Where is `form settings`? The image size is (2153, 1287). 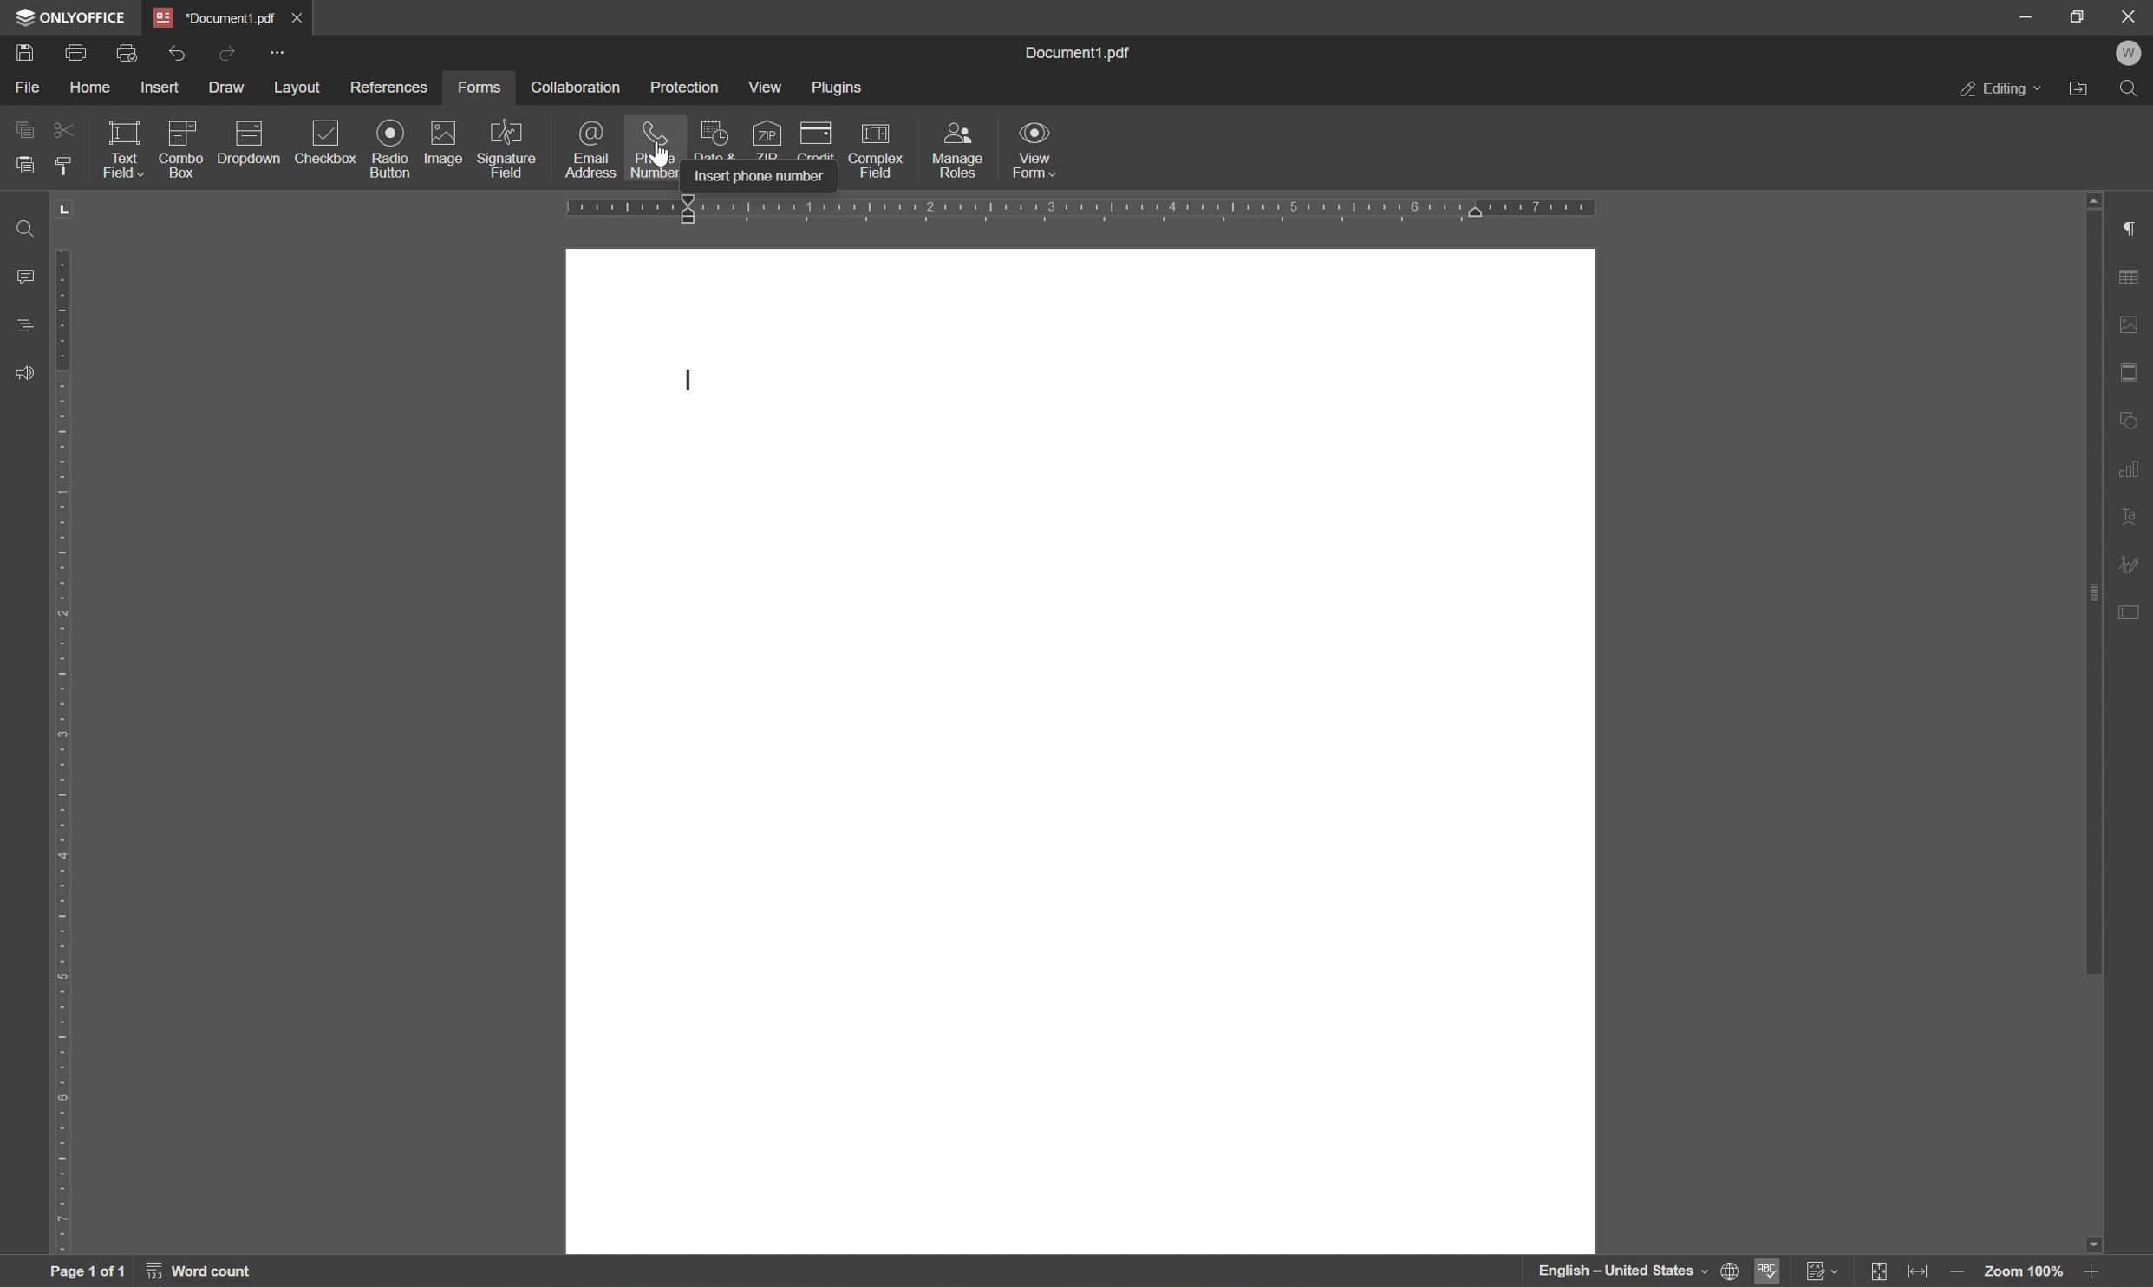 form settings is located at coordinates (2126, 612).